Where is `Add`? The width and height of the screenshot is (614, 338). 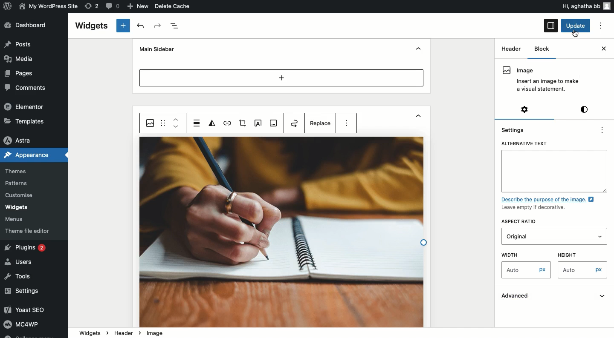 Add is located at coordinates (282, 77).